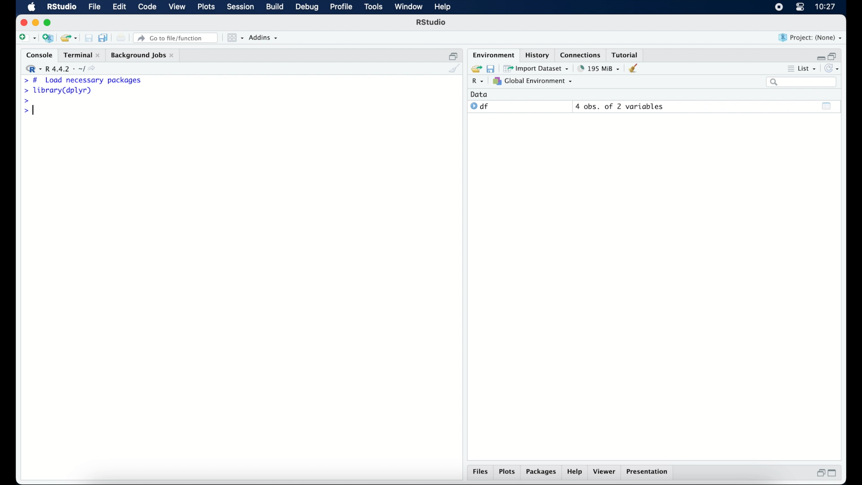 The width and height of the screenshot is (862, 485). Describe the element at coordinates (648, 472) in the screenshot. I see `presentation` at that location.